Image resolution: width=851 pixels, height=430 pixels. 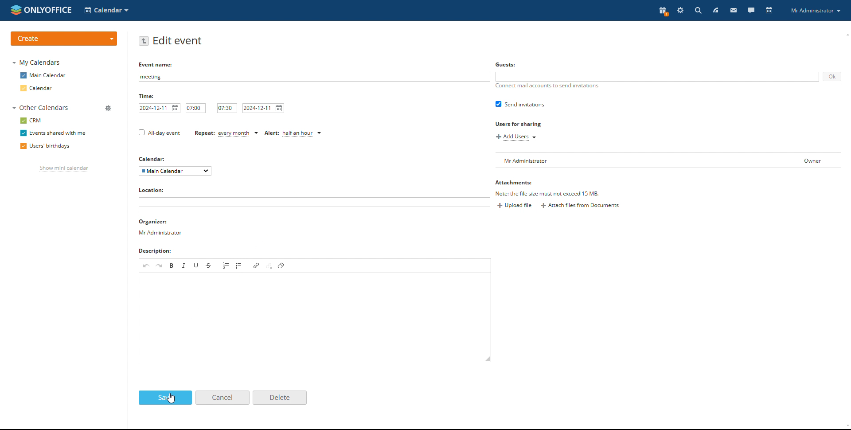 I want to click on undo, so click(x=146, y=265).